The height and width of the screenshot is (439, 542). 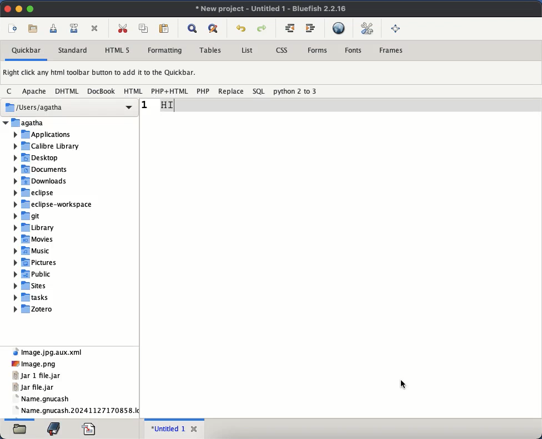 What do you see at coordinates (34, 192) in the screenshot?
I see `eclipse` at bounding box center [34, 192].